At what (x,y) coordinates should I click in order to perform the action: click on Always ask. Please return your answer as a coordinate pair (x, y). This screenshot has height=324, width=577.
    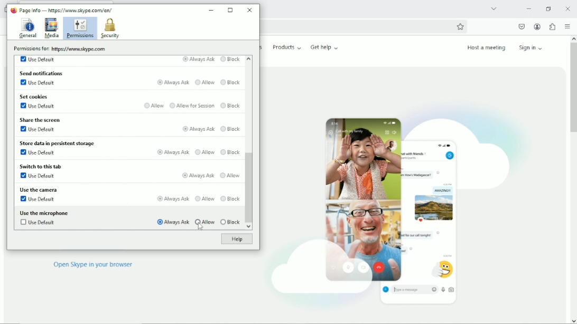
    Looking at the image, I should click on (171, 198).